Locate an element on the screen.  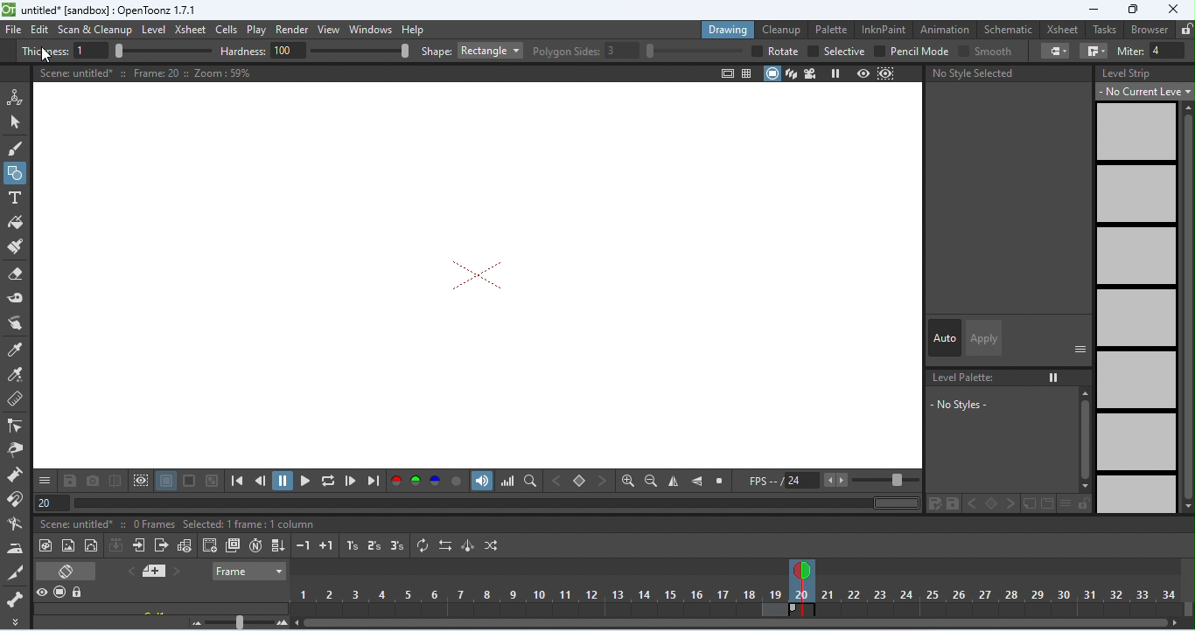
cap is located at coordinates (1054, 51).